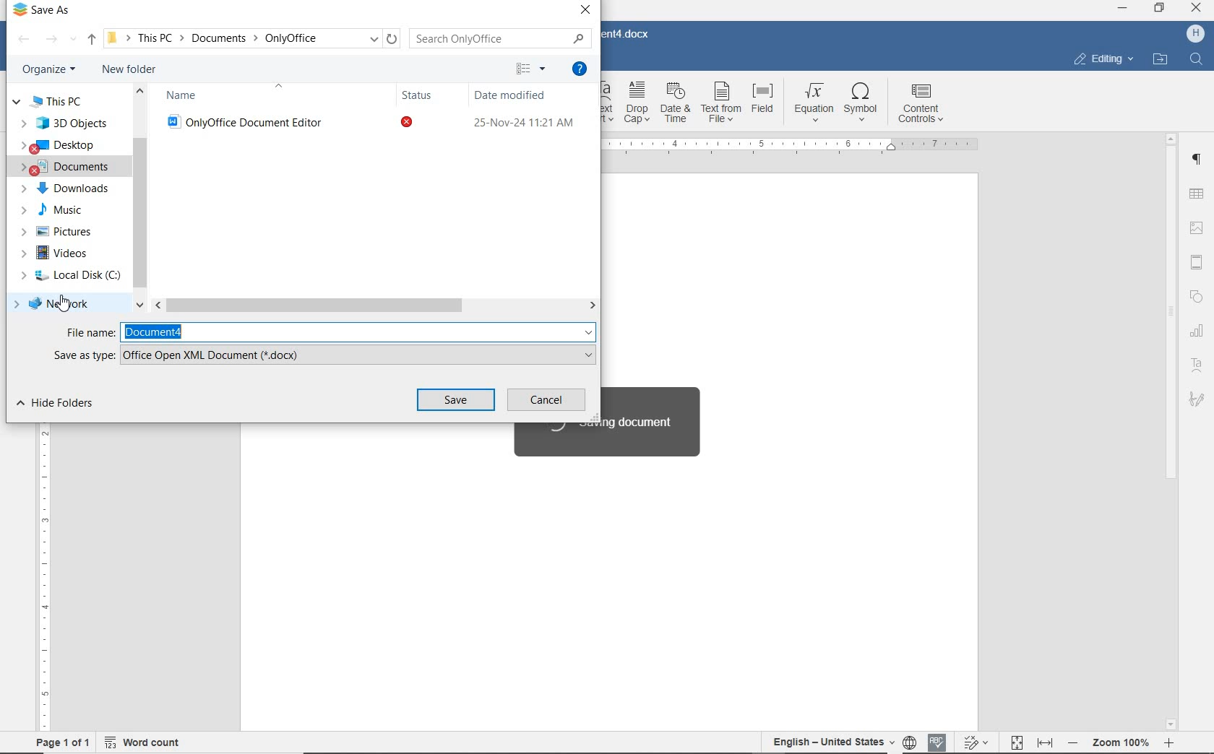  What do you see at coordinates (157, 330) in the screenshot?
I see `Document4` at bounding box center [157, 330].